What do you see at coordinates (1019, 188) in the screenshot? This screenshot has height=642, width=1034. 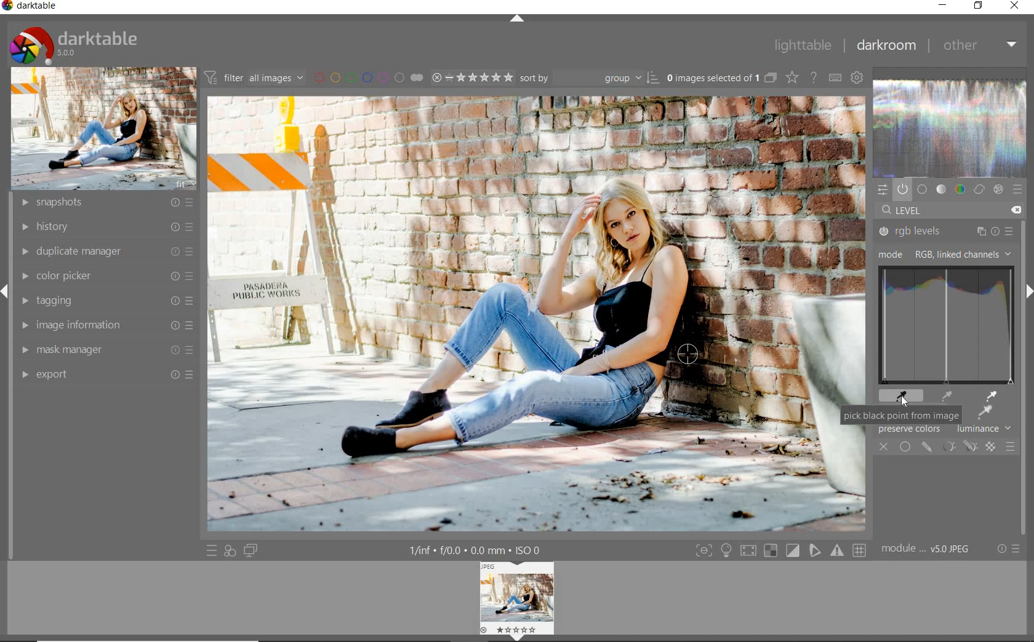 I see `presets` at bounding box center [1019, 188].